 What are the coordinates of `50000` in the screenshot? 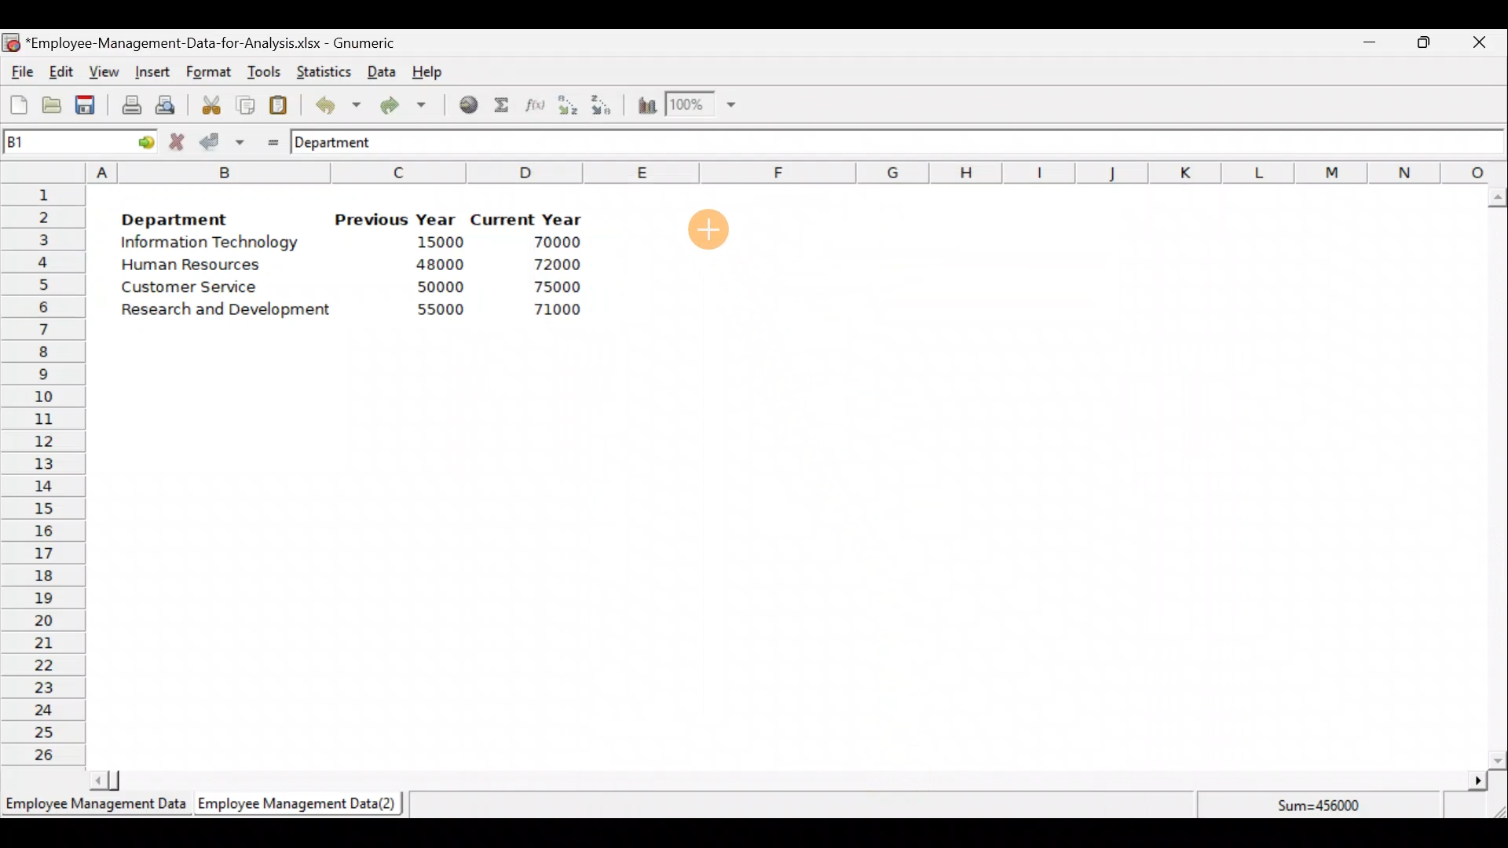 It's located at (445, 287).